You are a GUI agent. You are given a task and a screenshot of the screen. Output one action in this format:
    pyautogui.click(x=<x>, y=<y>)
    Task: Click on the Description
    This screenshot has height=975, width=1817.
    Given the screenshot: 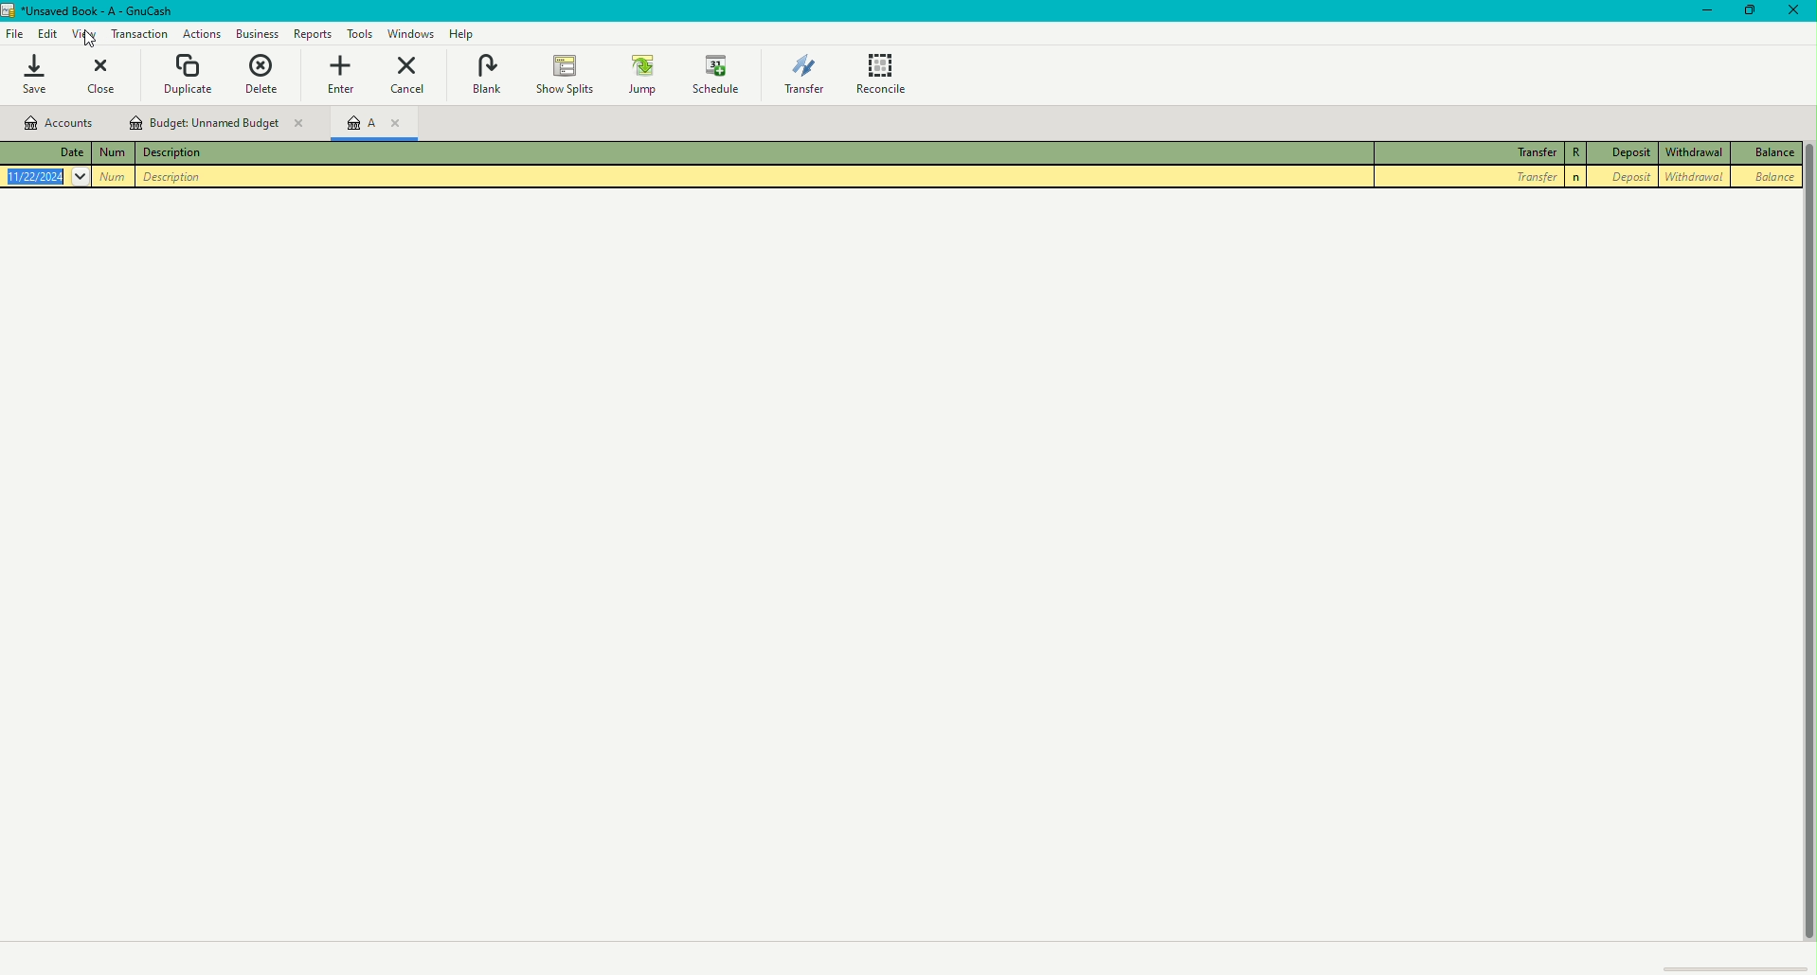 What is the action you would take?
    pyautogui.click(x=172, y=154)
    